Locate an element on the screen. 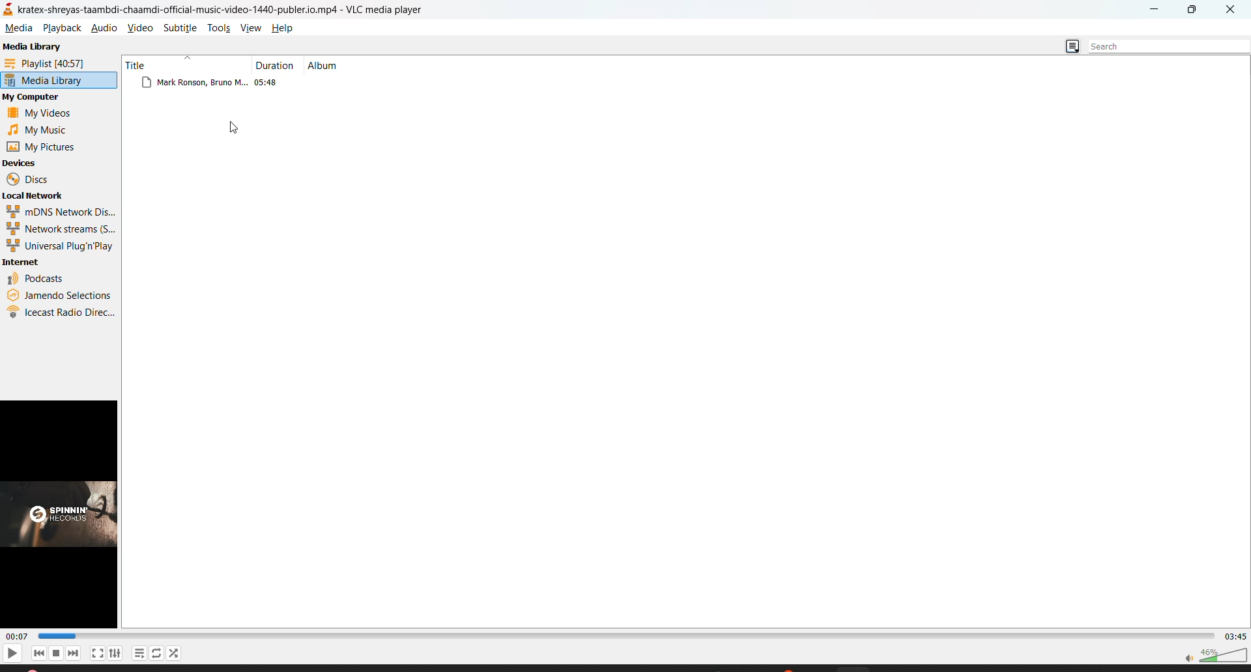 The height and width of the screenshot is (672, 1251). icecast is located at coordinates (59, 311).